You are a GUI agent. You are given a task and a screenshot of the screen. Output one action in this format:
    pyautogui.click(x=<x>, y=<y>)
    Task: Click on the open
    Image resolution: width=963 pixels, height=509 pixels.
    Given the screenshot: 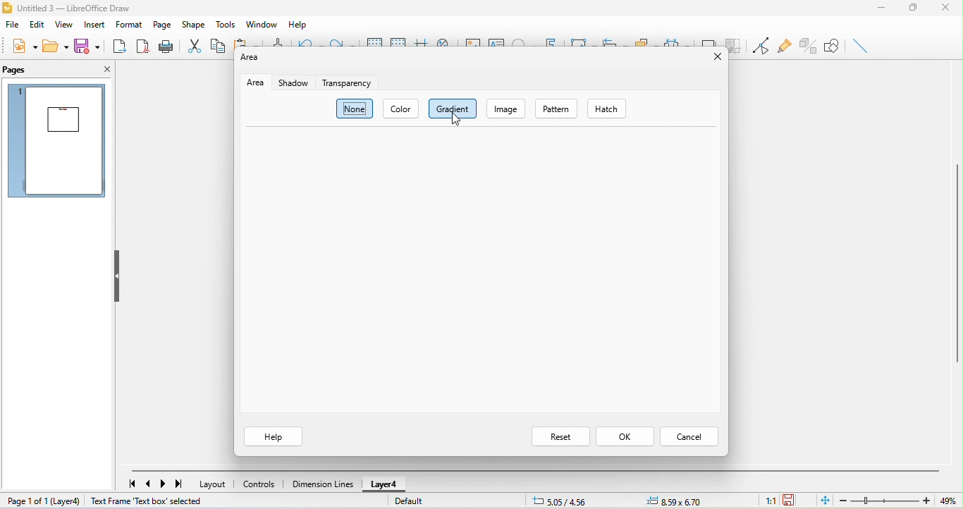 What is the action you would take?
    pyautogui.click(x=57, y=45)
    